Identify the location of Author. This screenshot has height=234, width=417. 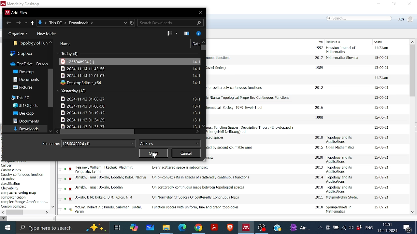
(107, 169).